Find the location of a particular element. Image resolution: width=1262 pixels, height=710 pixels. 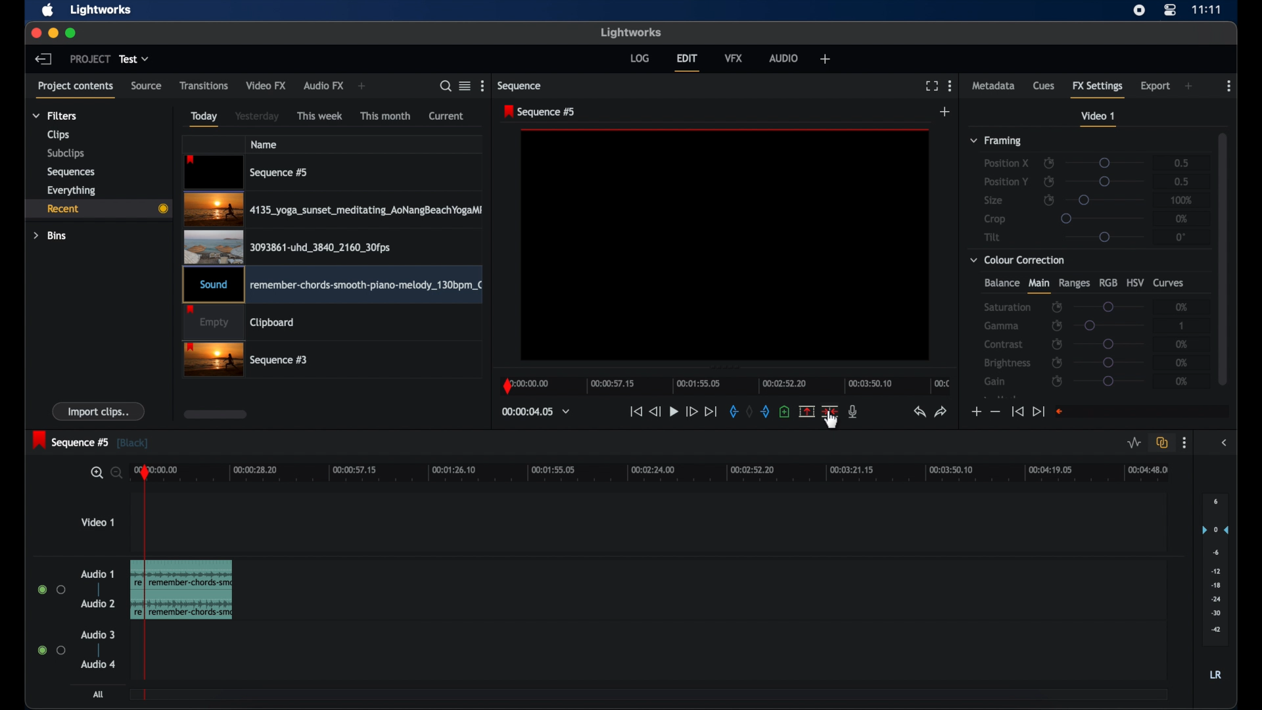

enable/disable keyframes is located at coordinates (1049, 162).